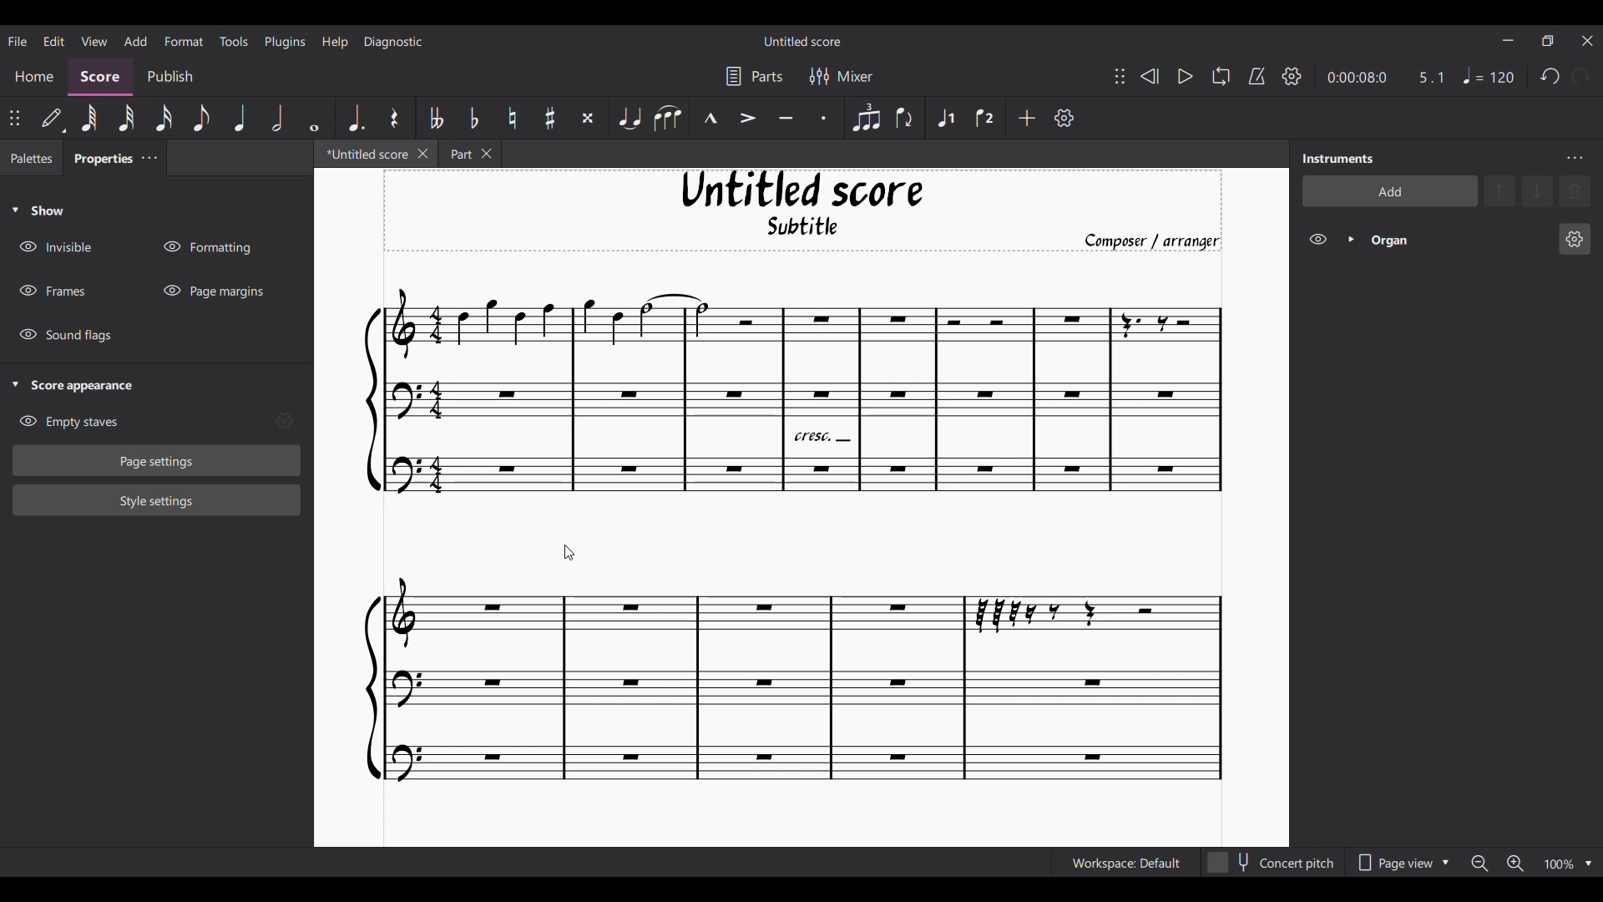 Image resolution: width=1603 pixels, height=902 pixels. What do you see at coordinates (433, 118) in the screenshot?
I see `Toggle double flat` at bounding box center [433, 118].